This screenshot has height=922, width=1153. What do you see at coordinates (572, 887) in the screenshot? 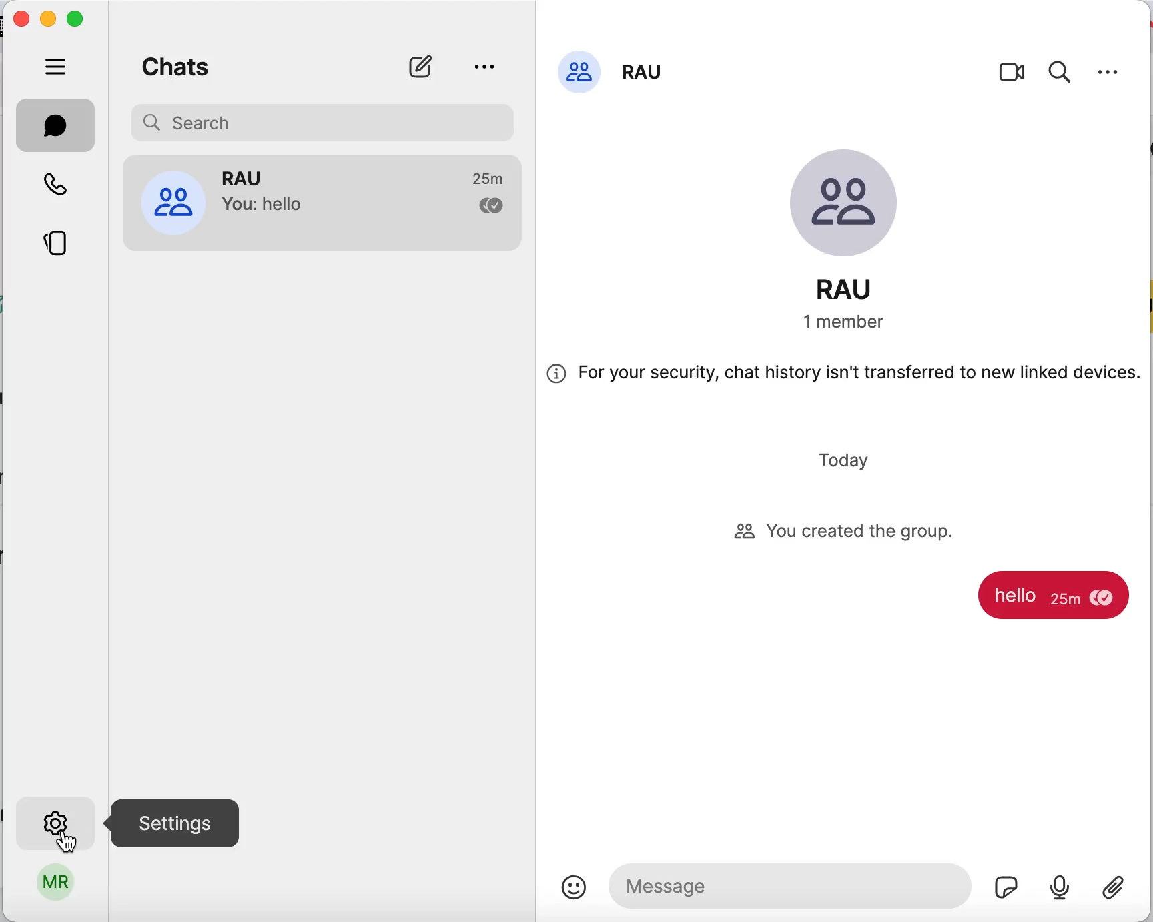
I see `emoji` at bounding box center [572, 887].